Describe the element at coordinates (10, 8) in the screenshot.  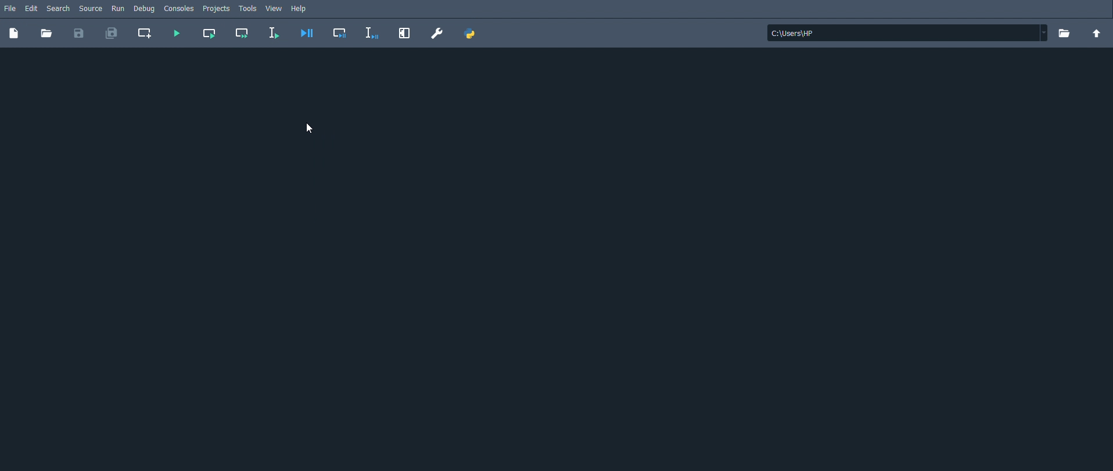
I see `File` at that location.